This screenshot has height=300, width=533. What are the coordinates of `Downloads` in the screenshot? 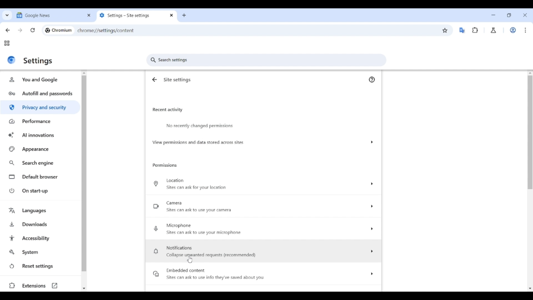 It's located at (41, 224).